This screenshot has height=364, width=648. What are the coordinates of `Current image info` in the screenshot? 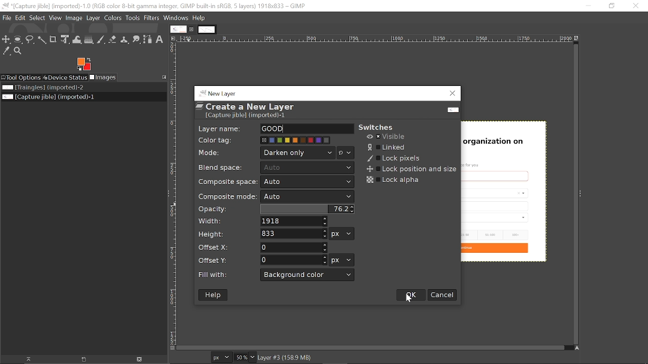 It's located at (286, 358).